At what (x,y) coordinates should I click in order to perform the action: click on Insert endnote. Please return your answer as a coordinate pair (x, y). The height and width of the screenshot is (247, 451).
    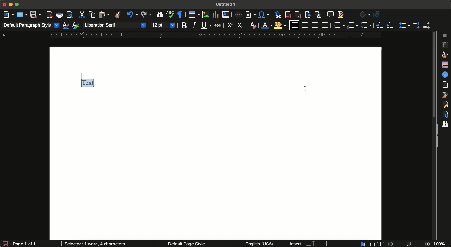
    Looking at the image, I should click on (297, 14).